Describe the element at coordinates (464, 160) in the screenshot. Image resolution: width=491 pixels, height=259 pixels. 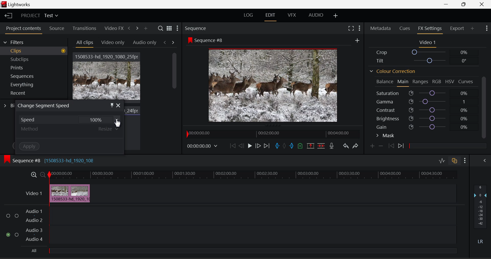
I see `Show Settings` at that location.